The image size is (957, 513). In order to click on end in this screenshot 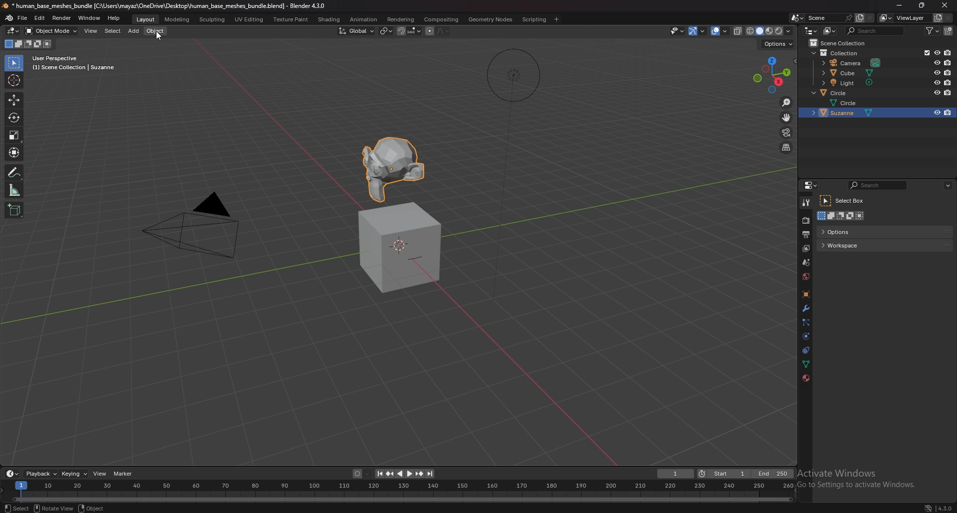, I will do `click(774, 473)`.